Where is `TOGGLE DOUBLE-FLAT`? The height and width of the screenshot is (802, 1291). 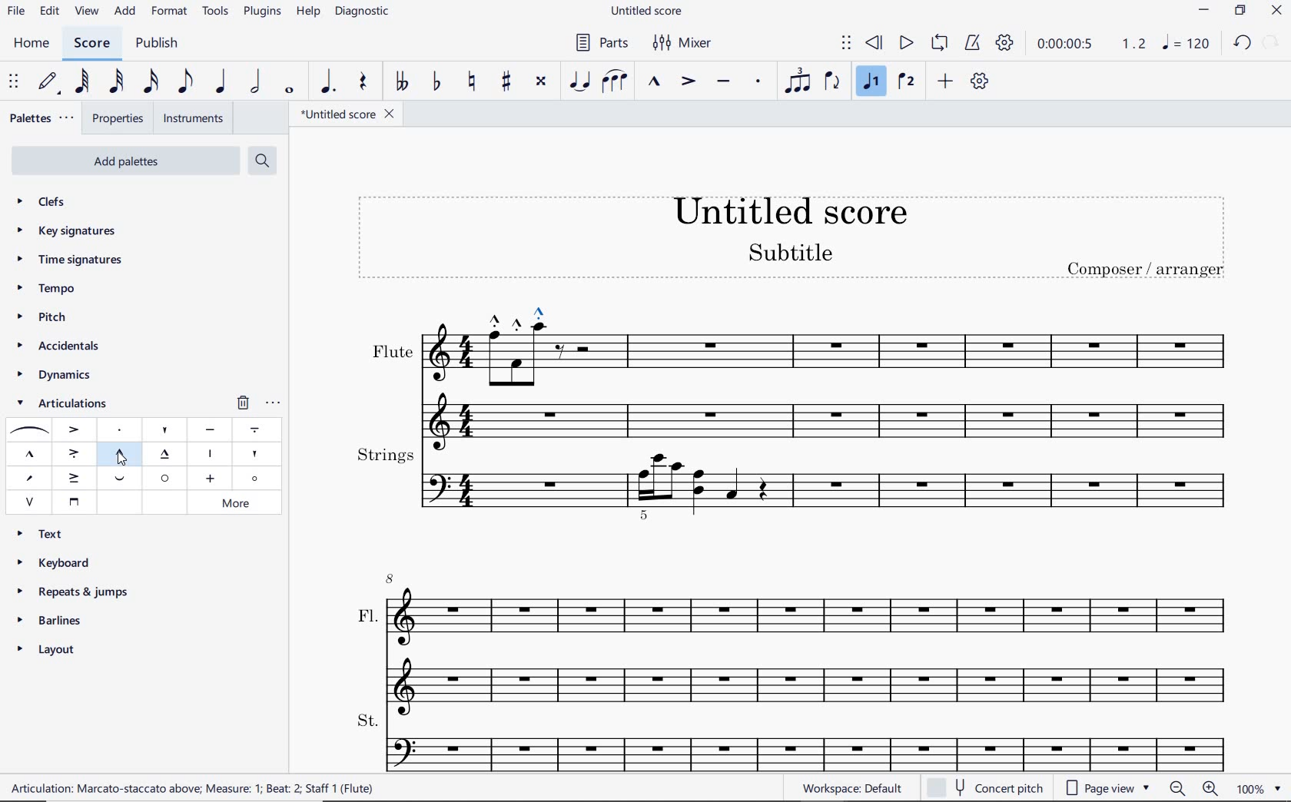
TOGGLE DOUBLE-FLAT is located at coordinates (402, 82).